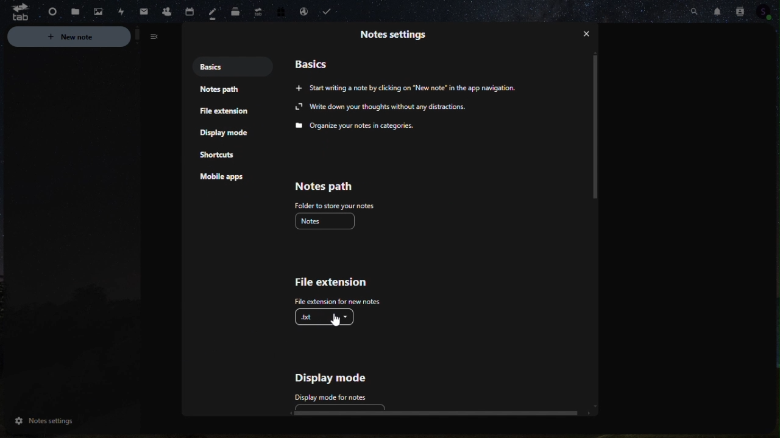  What do you see at coordinates (328, 321) in the screenshot?
I see `.txt` at bounding box center [328, 321].